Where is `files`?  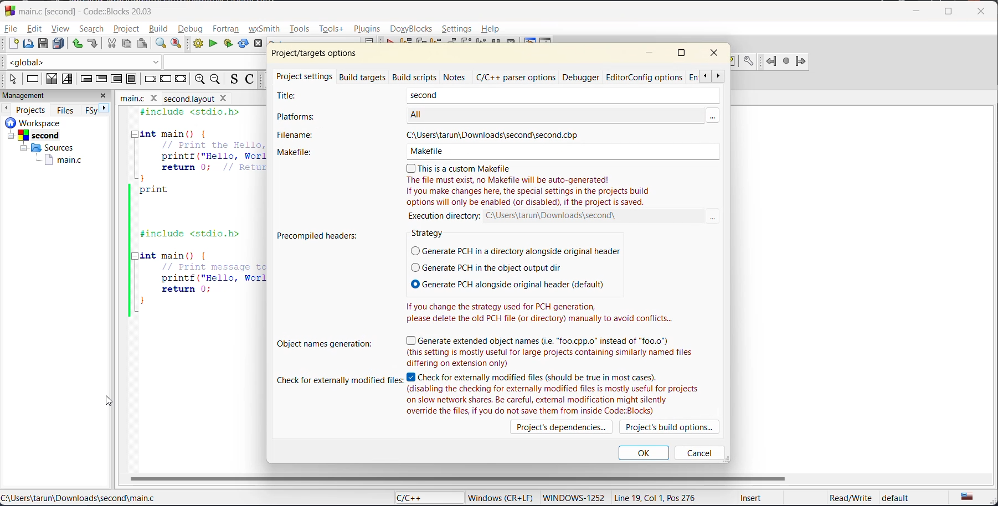
files is located at coordinates (65, 110).